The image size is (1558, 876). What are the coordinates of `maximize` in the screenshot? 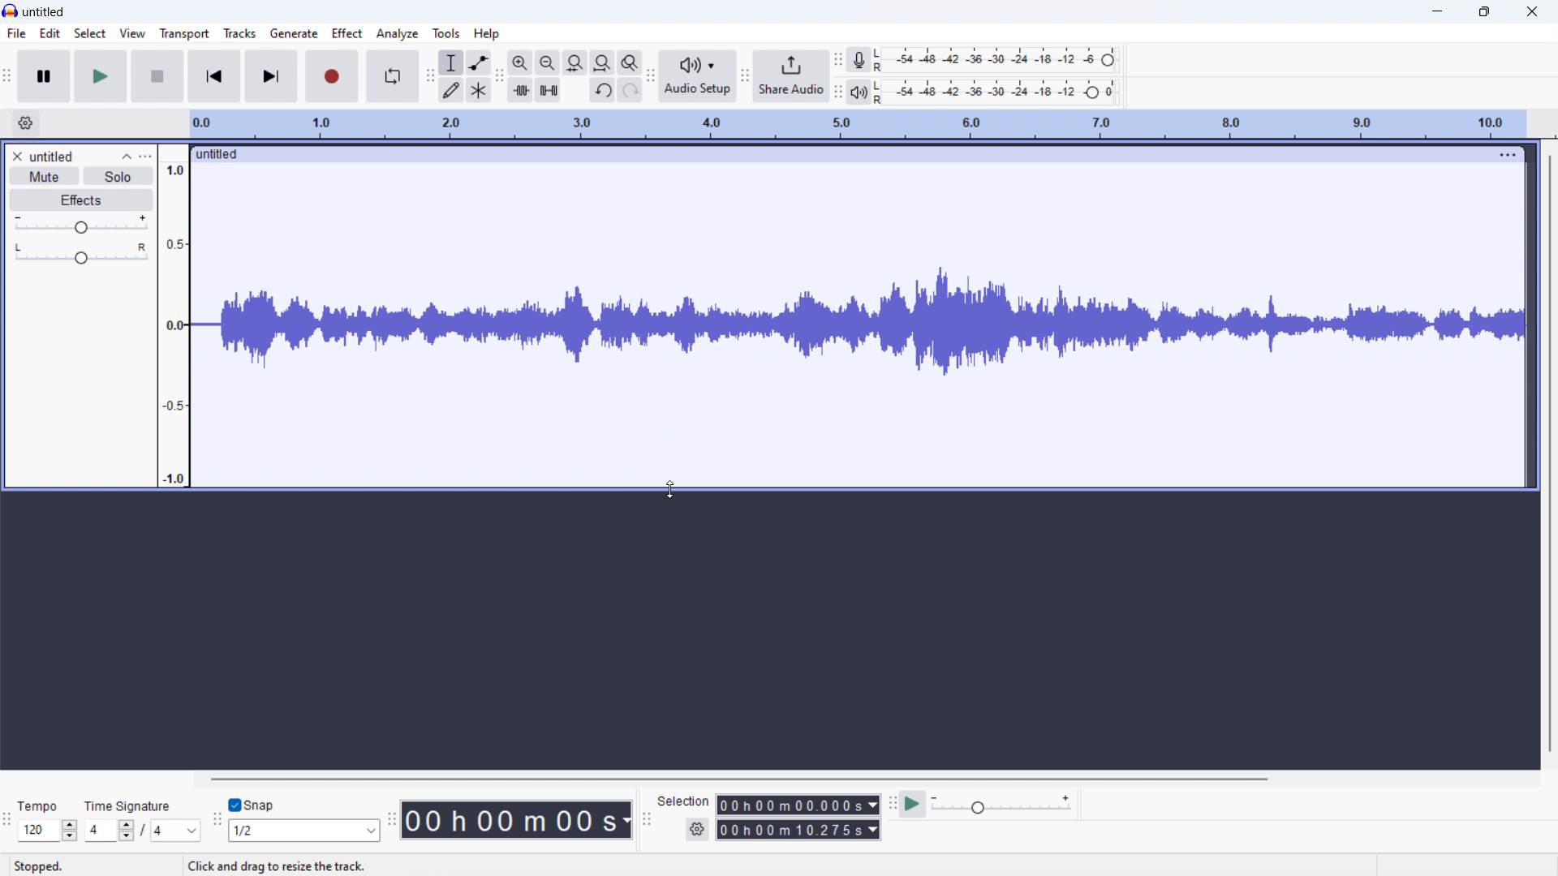 It's located at (1483, 11).